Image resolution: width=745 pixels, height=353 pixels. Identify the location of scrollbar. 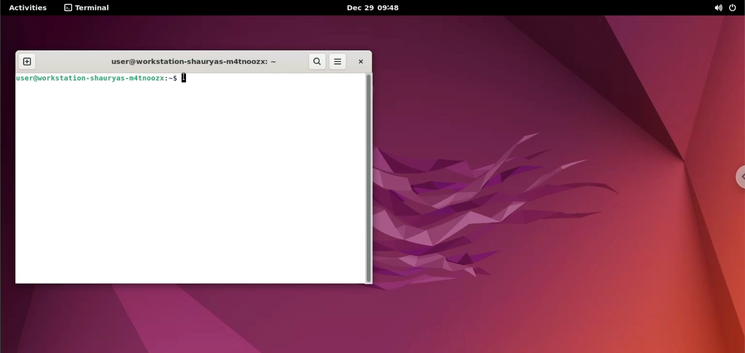
(371, 178).